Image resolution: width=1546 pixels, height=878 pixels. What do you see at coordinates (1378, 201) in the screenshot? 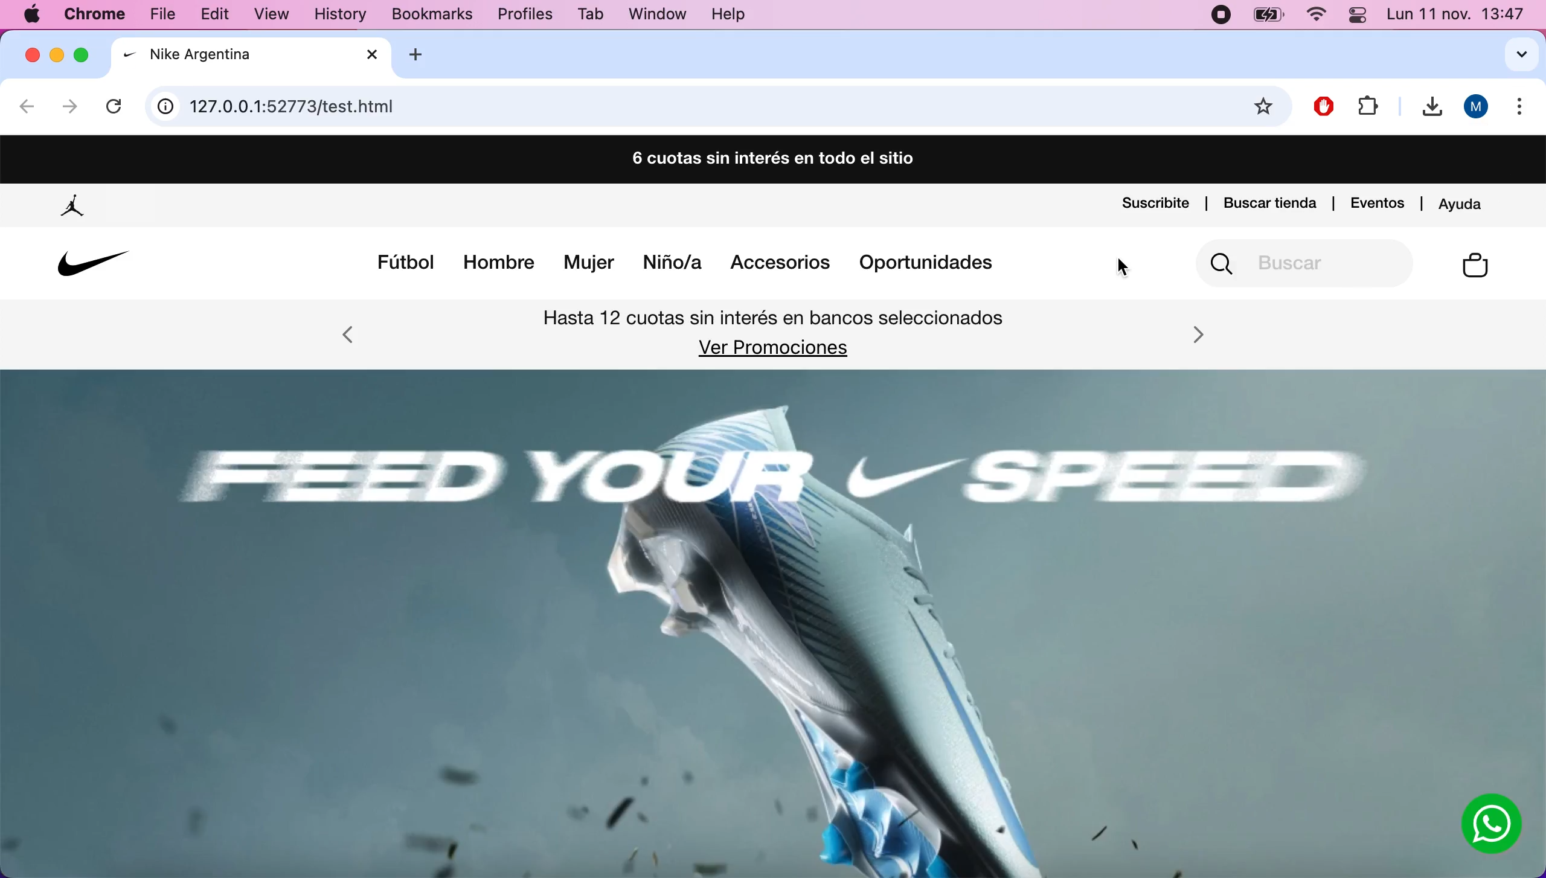
I see `eventos` at bounding box center [1378, 201].